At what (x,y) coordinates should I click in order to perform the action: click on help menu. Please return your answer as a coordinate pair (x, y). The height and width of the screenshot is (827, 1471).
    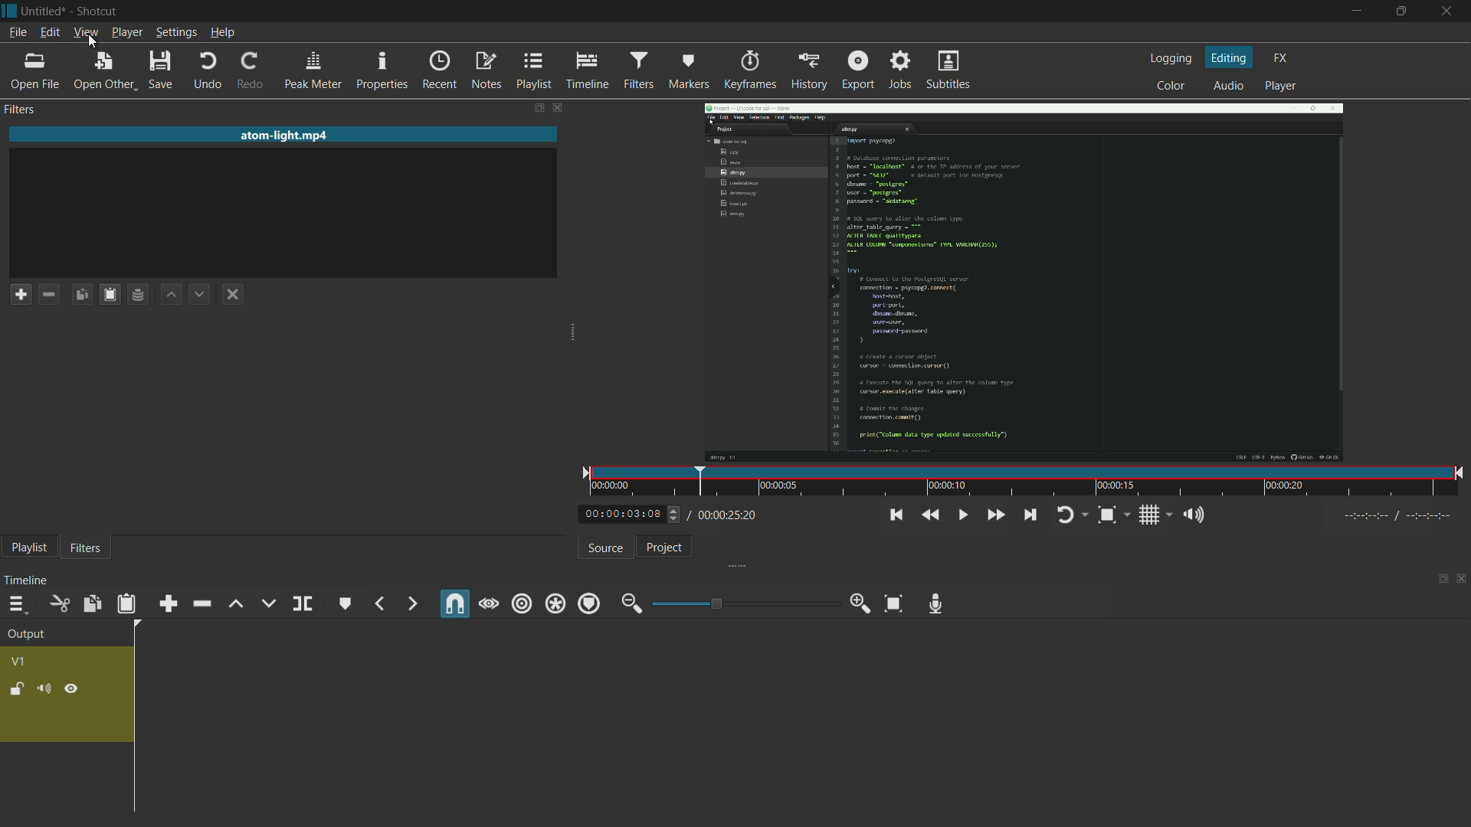
    Looking at the image, I should click on (221, 32).